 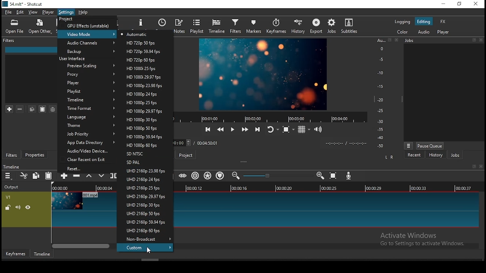 What do you see at coordinates (390, 157) in the screenshot?
I see `L R` at bounding box center [390, 157].